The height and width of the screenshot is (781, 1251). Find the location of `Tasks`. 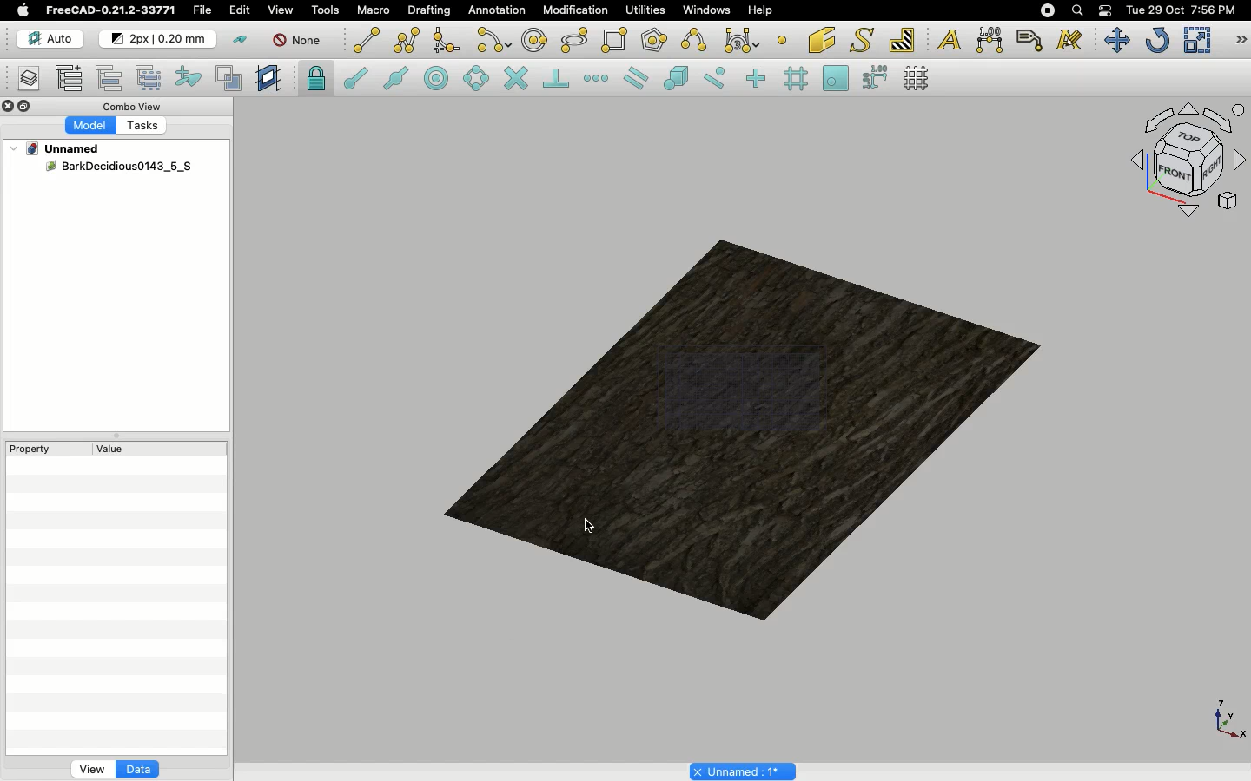

Tasks is located at coordinates (146, 128).